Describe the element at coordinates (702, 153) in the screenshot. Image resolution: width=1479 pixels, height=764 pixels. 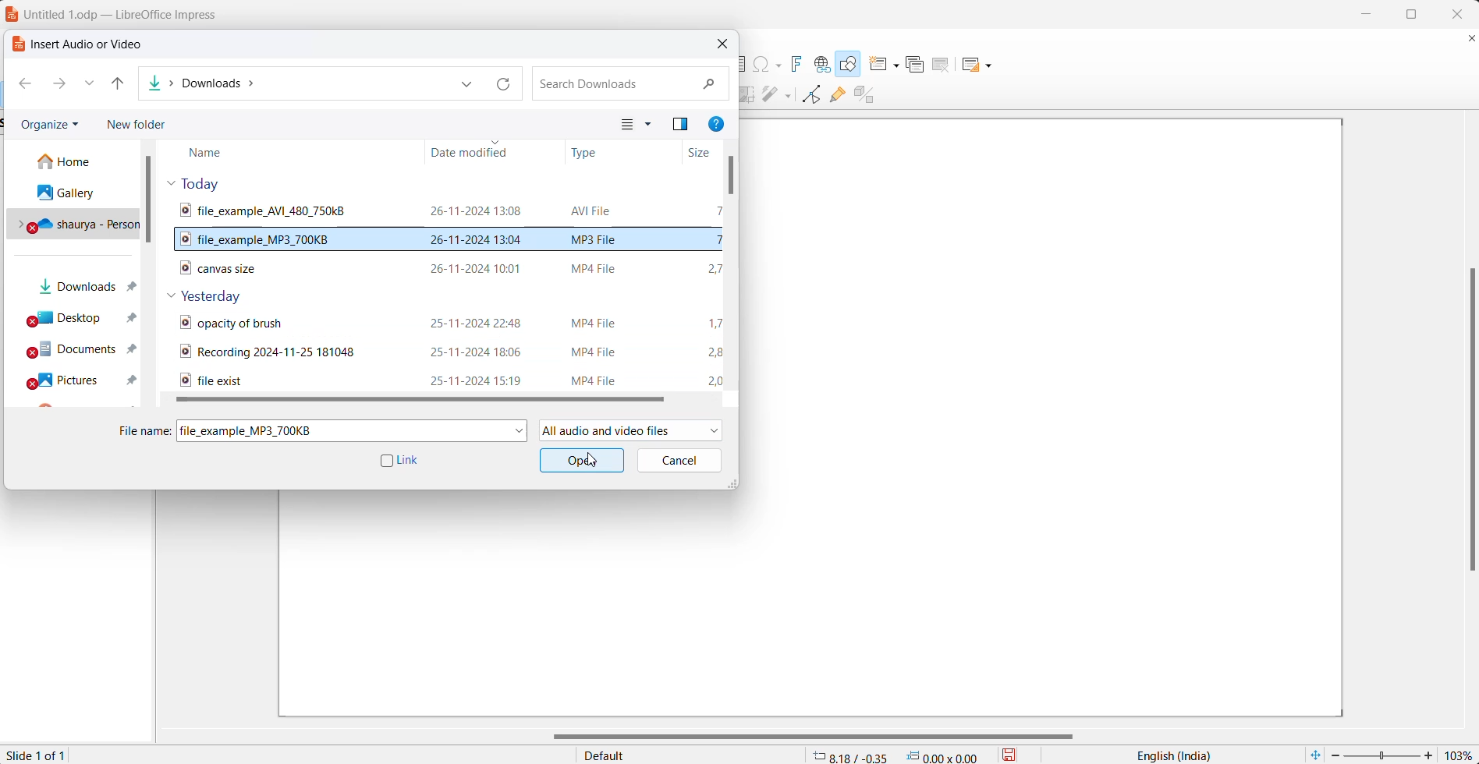
I see `size` at that location.